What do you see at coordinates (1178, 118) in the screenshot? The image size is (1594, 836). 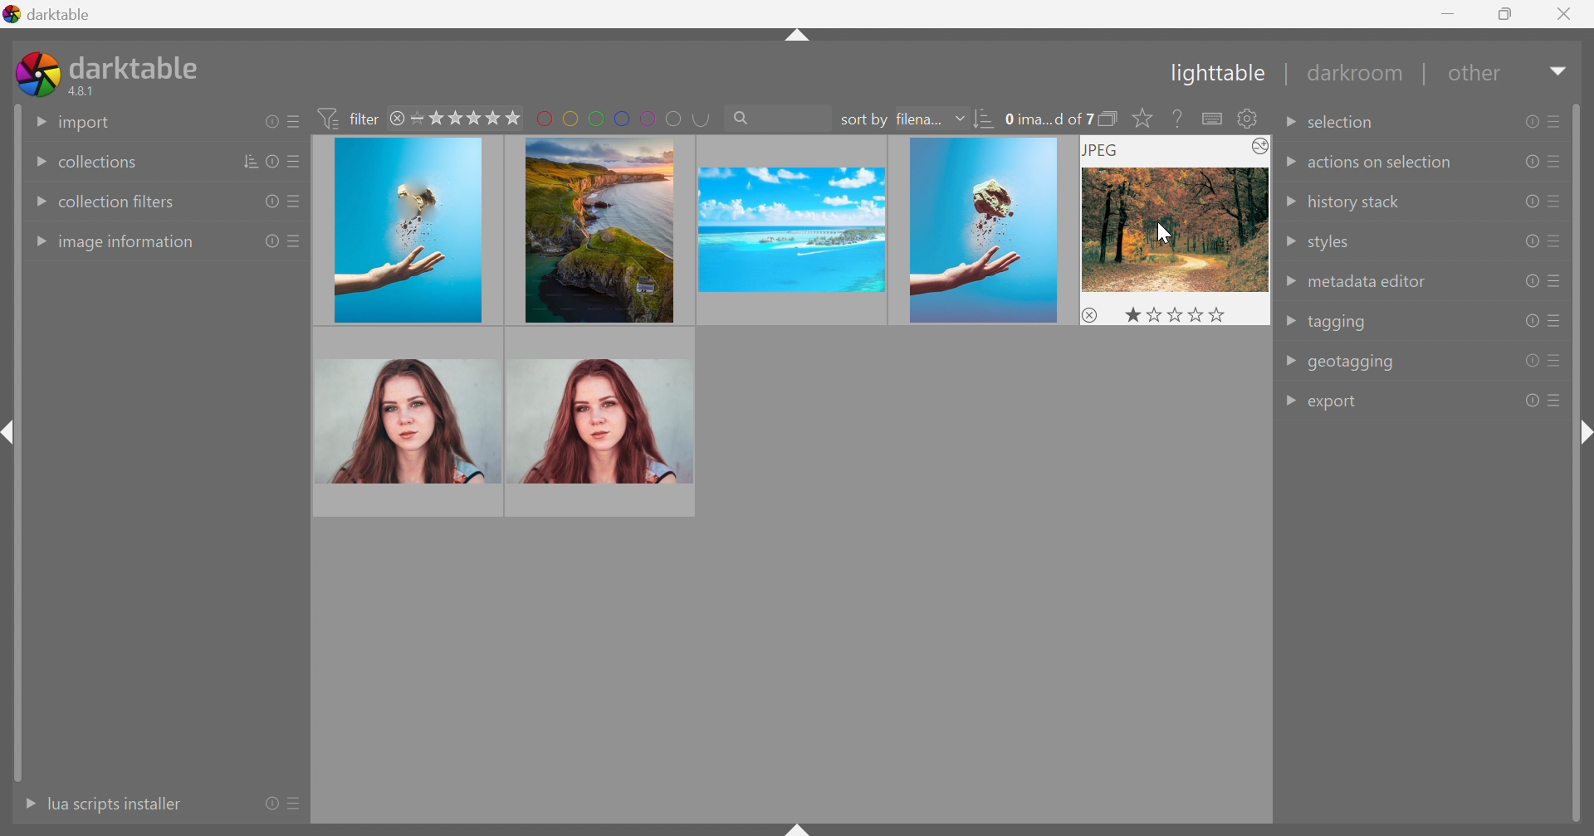 I see `enable this then click on a control element to see its online help` at bounding box center [1178, 118].